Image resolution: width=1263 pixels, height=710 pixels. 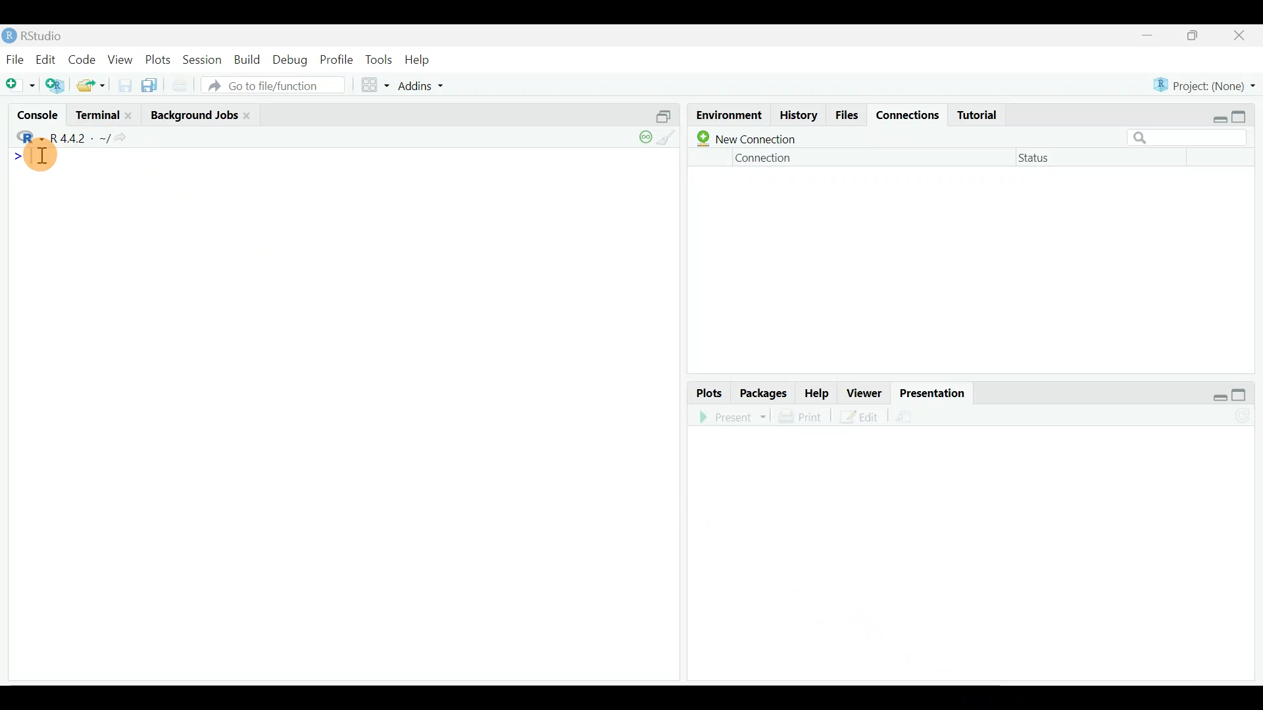 What do you see at coordinates (660, 117) in the screenshot?
I see `Split` at bounding box center [660, 117].